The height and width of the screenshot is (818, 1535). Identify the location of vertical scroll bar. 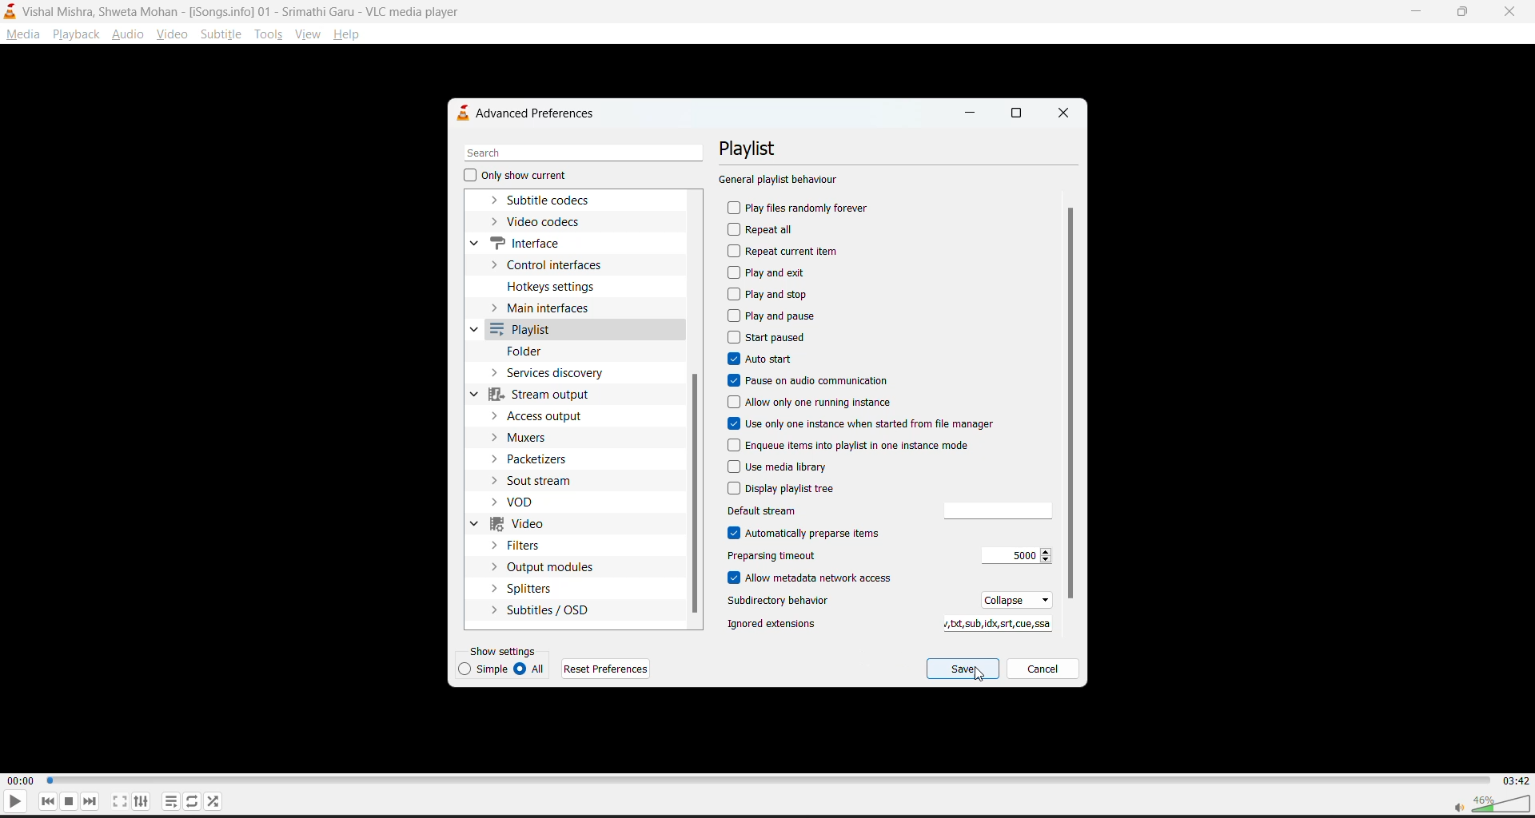
(1073, 405).